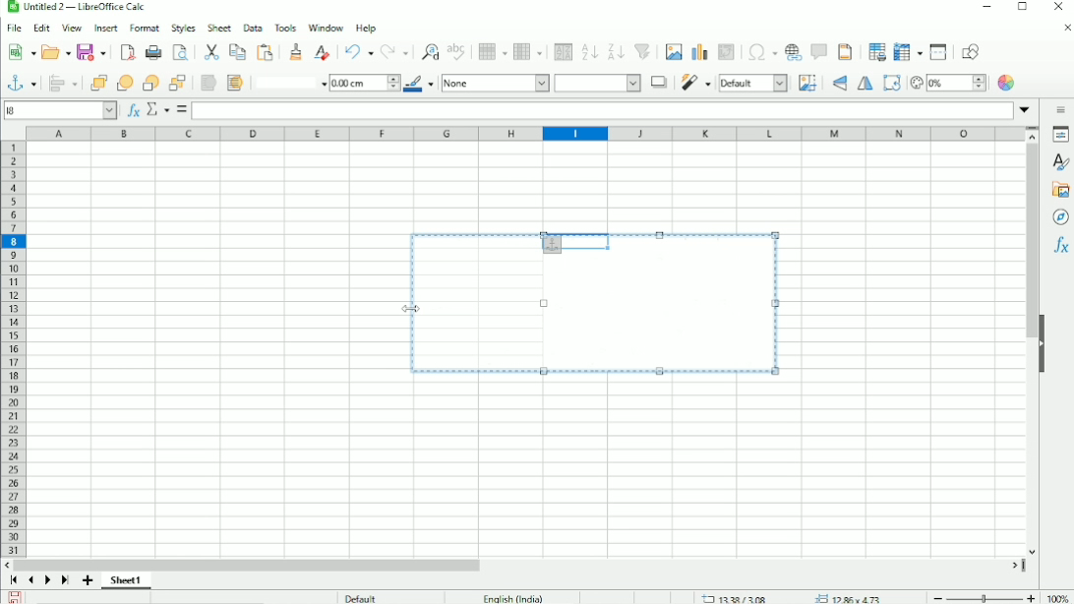 The width and height of the screenshot is (1074, 604). What do you see at coordinates (984, 8) in the screenshot?
I see `Minimize` at bounding box center [984, 8].